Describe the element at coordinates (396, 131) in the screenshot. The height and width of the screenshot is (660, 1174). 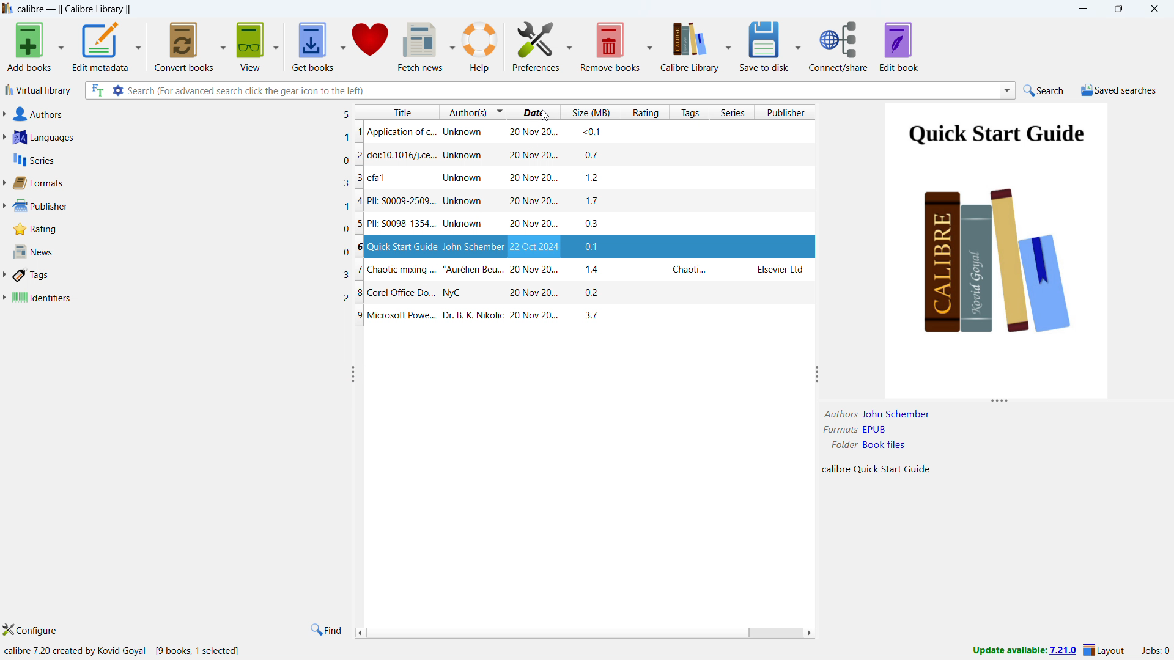
I see `Application of c...` at that location.